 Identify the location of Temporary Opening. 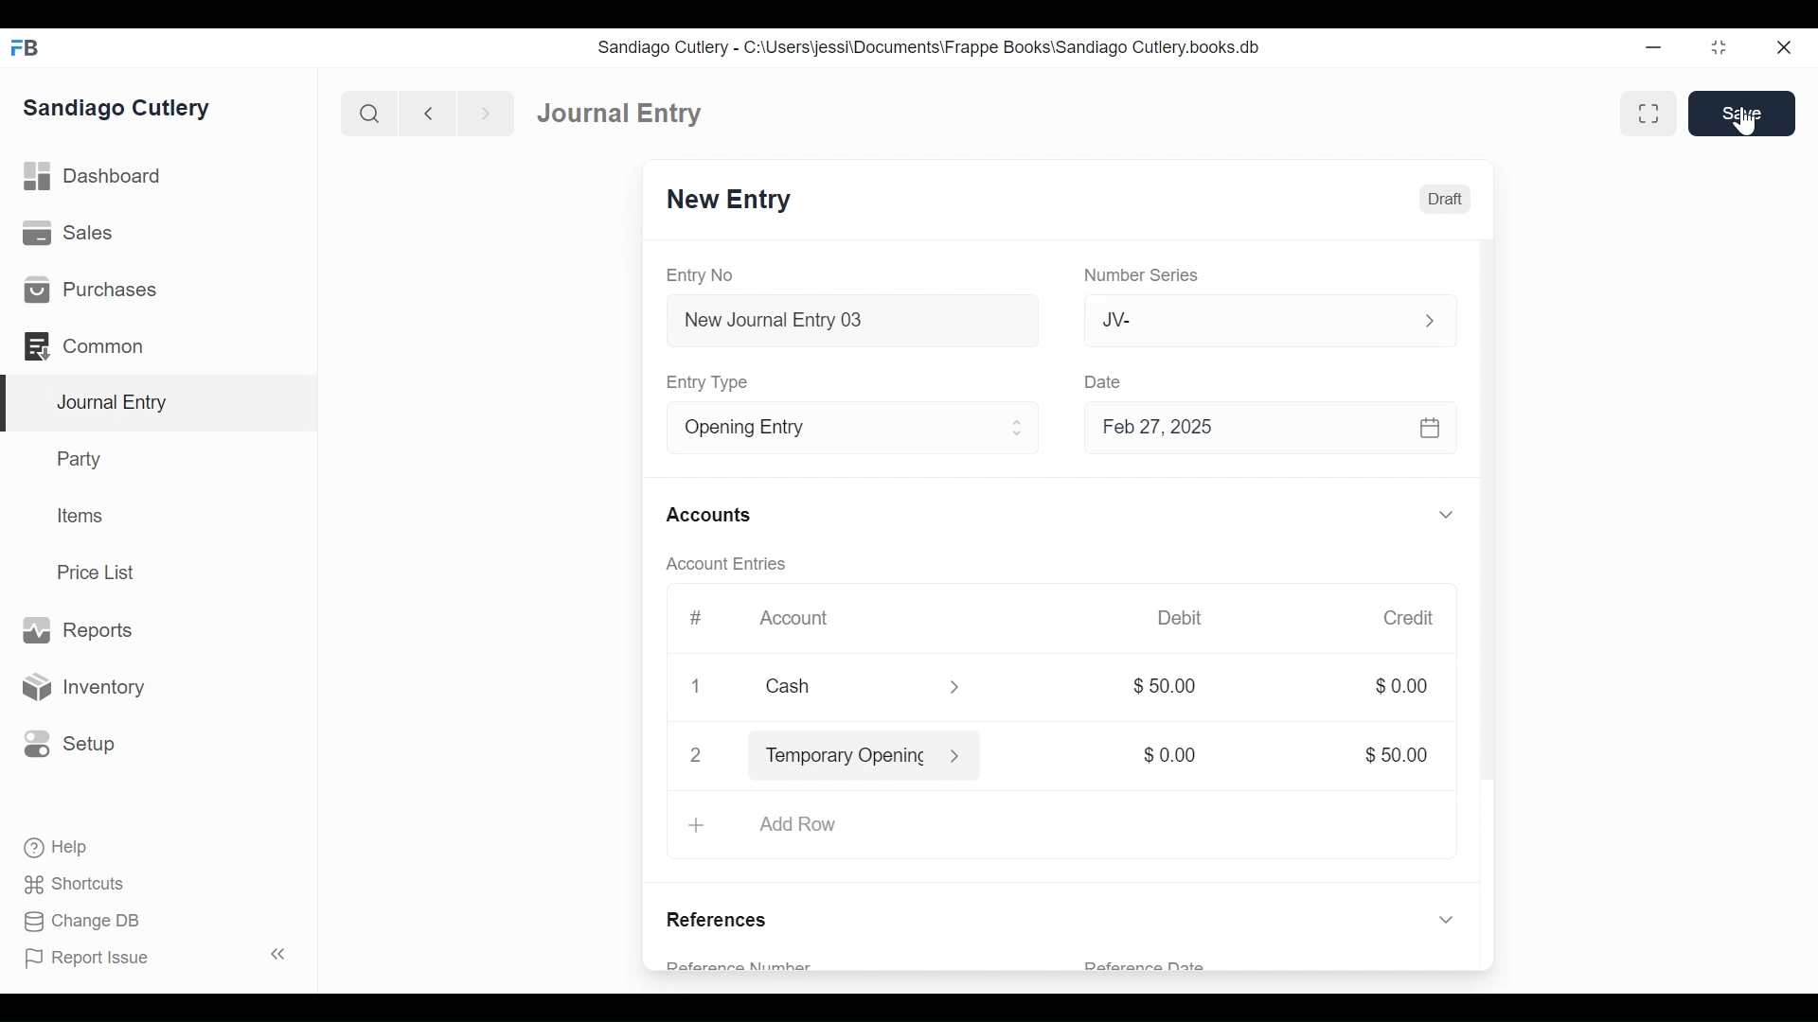
(844, 759).